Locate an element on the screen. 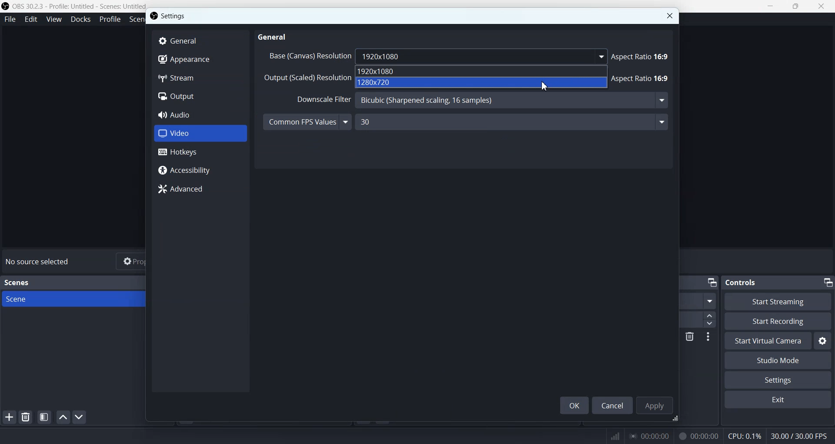 This screenshot has height=444, width=835. Start Streaming is located at coordinates (777, 301).